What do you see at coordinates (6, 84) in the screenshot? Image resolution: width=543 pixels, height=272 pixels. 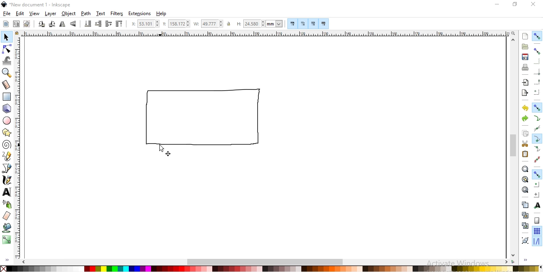 I see `measurement tool` at bounding box center [6, 84].